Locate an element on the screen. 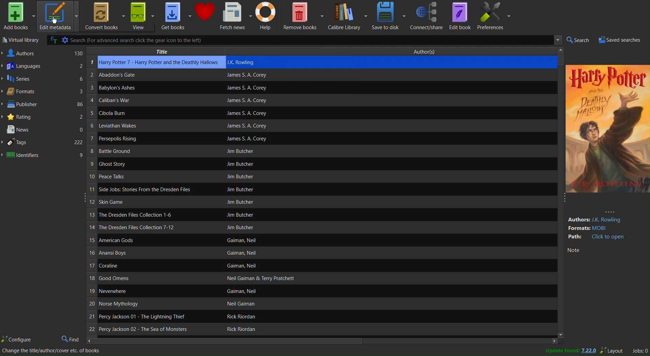 The width and height of the screenshot is (650, 356). Edit metadata is located at coordinates (58, 16).